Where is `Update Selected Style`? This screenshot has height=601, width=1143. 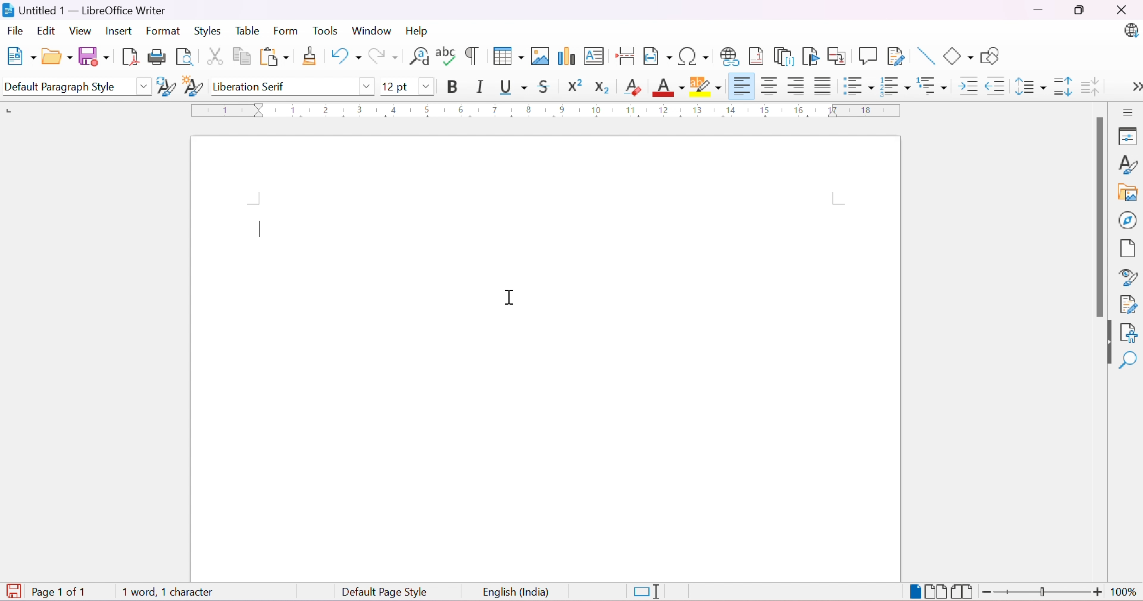 Update Selected Style is located at coordinates (164, 88).